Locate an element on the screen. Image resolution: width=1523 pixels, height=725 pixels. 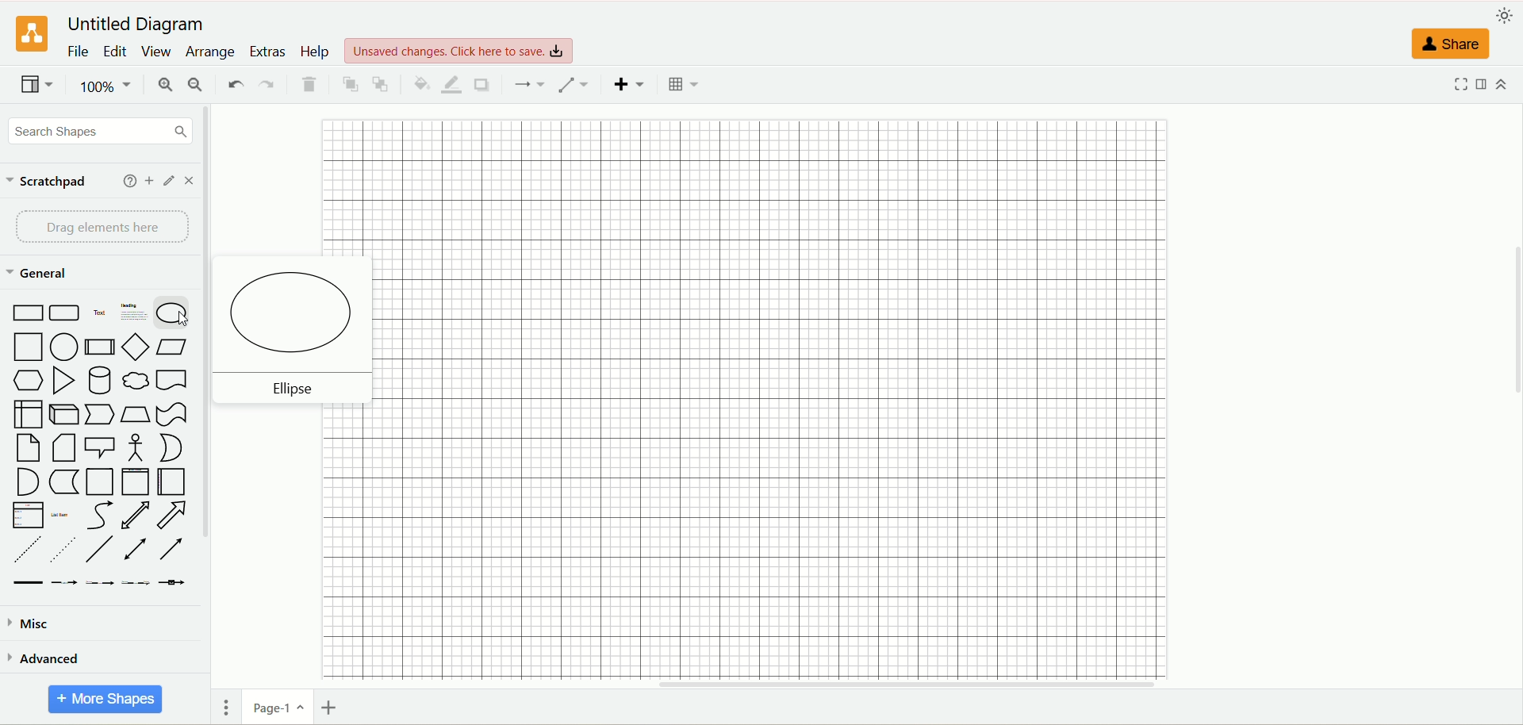
edit is located at coordinates (166, 182).